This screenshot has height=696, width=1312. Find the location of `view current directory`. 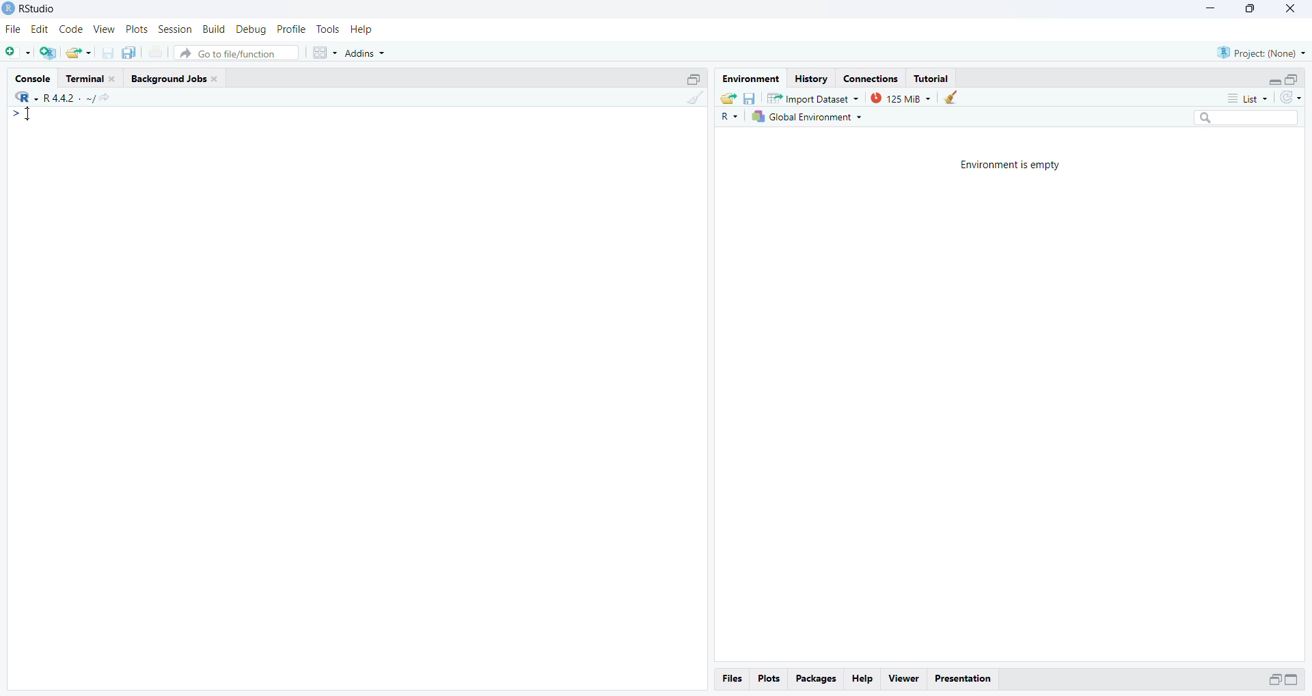

view current directory is located at coordinates (98, 98).